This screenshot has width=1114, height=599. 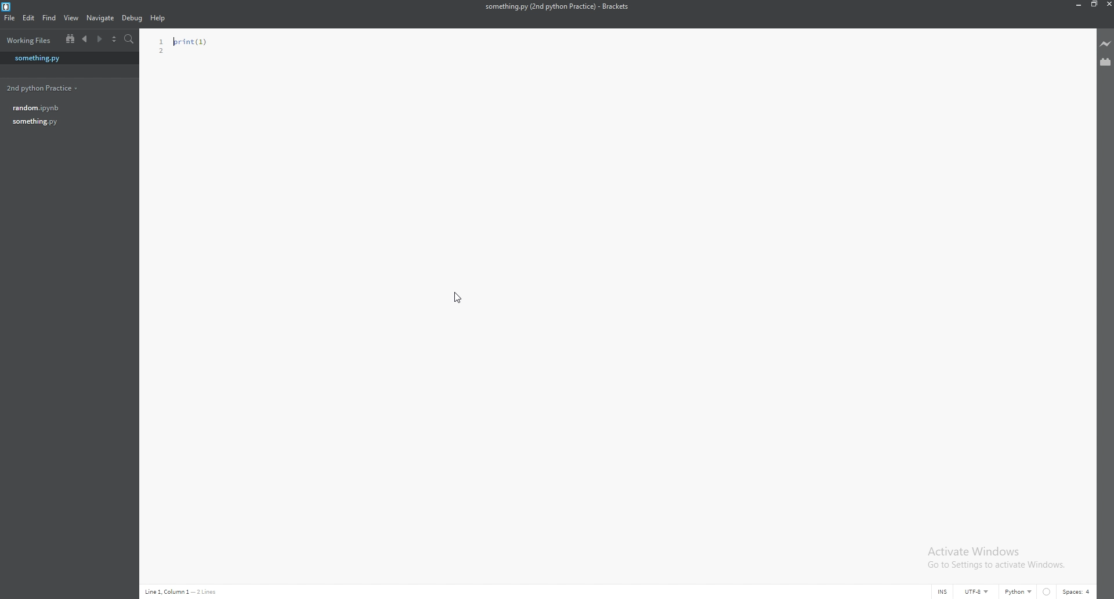 What do you see at coordinates (86, 39) in the screenshot?
I see `previous` at bounding box center [86, 39].